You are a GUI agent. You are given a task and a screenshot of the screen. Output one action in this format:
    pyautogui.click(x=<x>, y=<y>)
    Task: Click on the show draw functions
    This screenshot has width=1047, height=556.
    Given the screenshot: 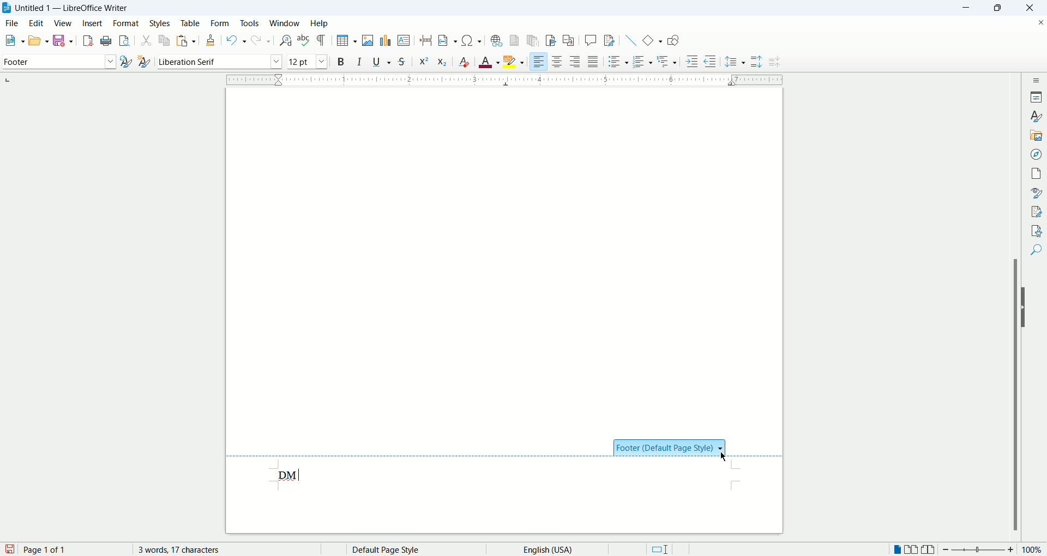 What is the action you would take?
    pyautogui.click(x=673, y=41)
    